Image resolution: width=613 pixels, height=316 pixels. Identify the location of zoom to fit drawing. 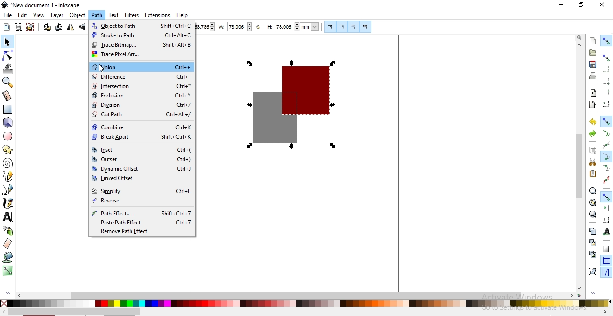
(592, 202).